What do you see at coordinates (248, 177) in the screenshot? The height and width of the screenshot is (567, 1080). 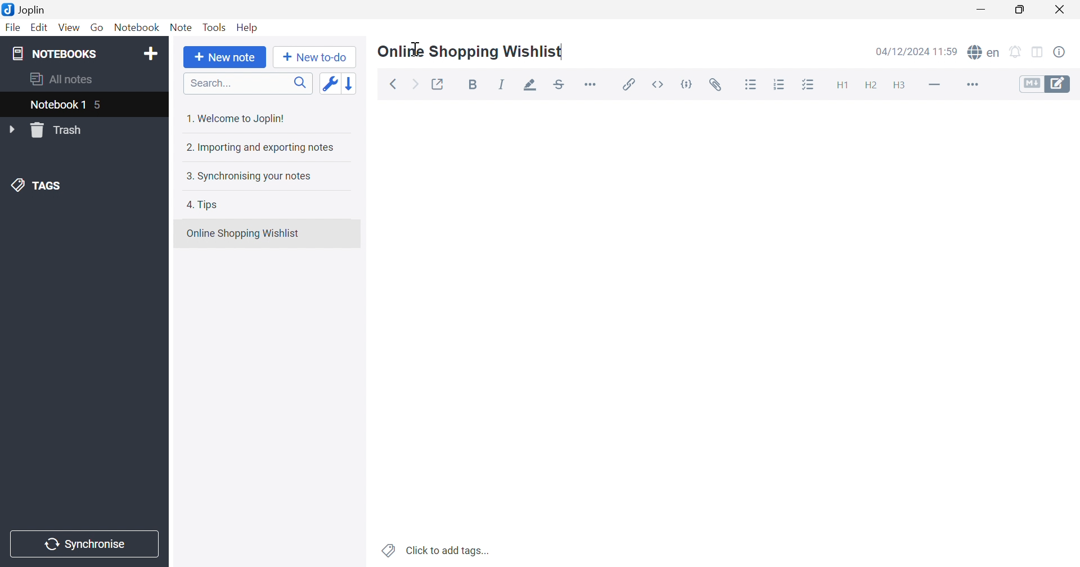 I see `3. Synchronising your notes` at bounding box center [248, 177].